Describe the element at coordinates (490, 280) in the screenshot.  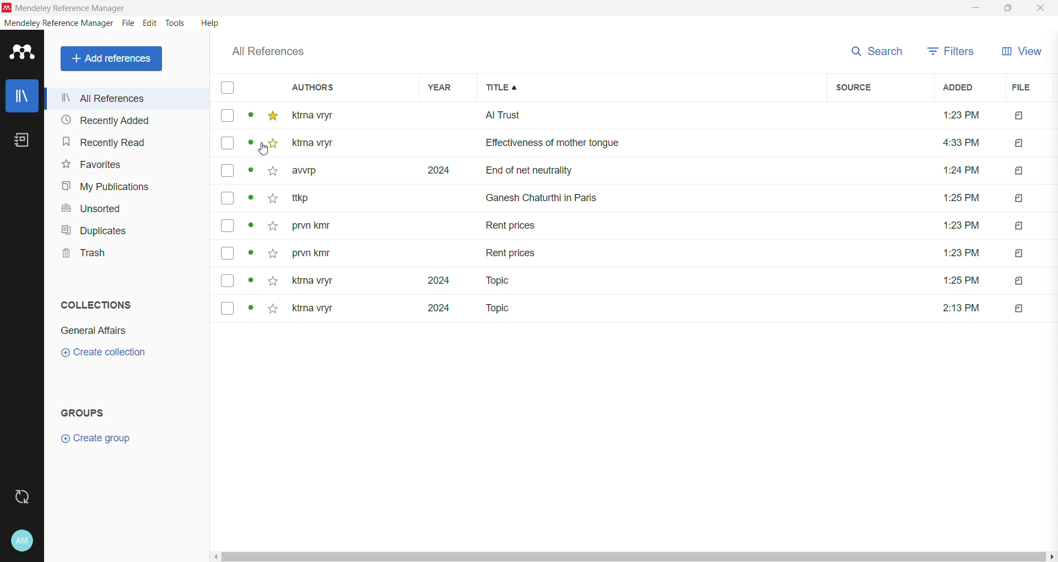
I see `Topic` at that location.